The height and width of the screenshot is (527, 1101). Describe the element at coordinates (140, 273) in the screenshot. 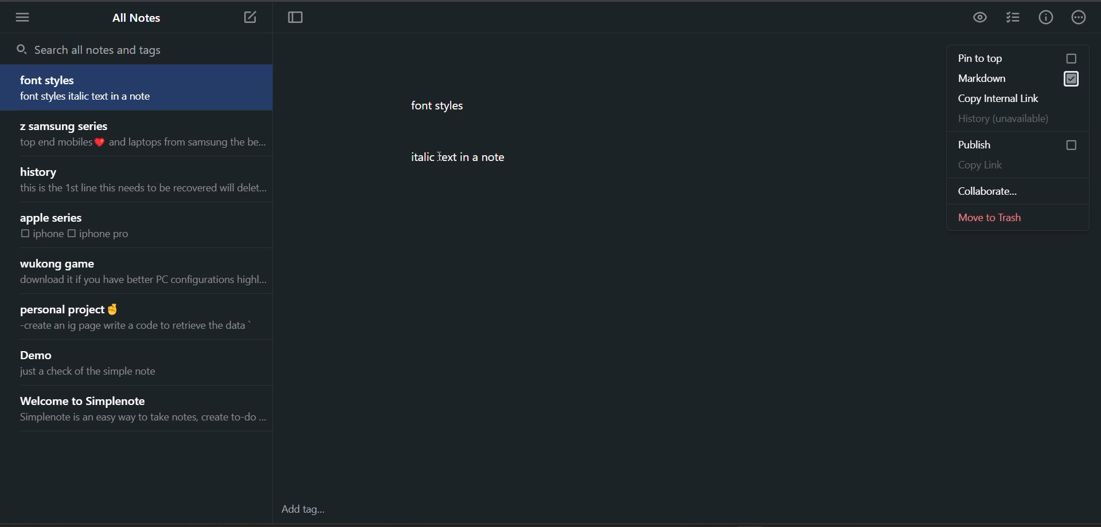

I see `note title and preview` at that location.